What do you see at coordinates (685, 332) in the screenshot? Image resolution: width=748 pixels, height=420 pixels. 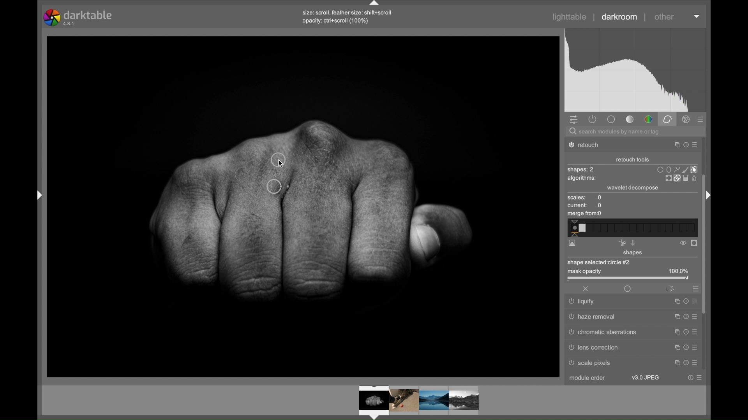 I see `help` at bounding box center [685, 332].